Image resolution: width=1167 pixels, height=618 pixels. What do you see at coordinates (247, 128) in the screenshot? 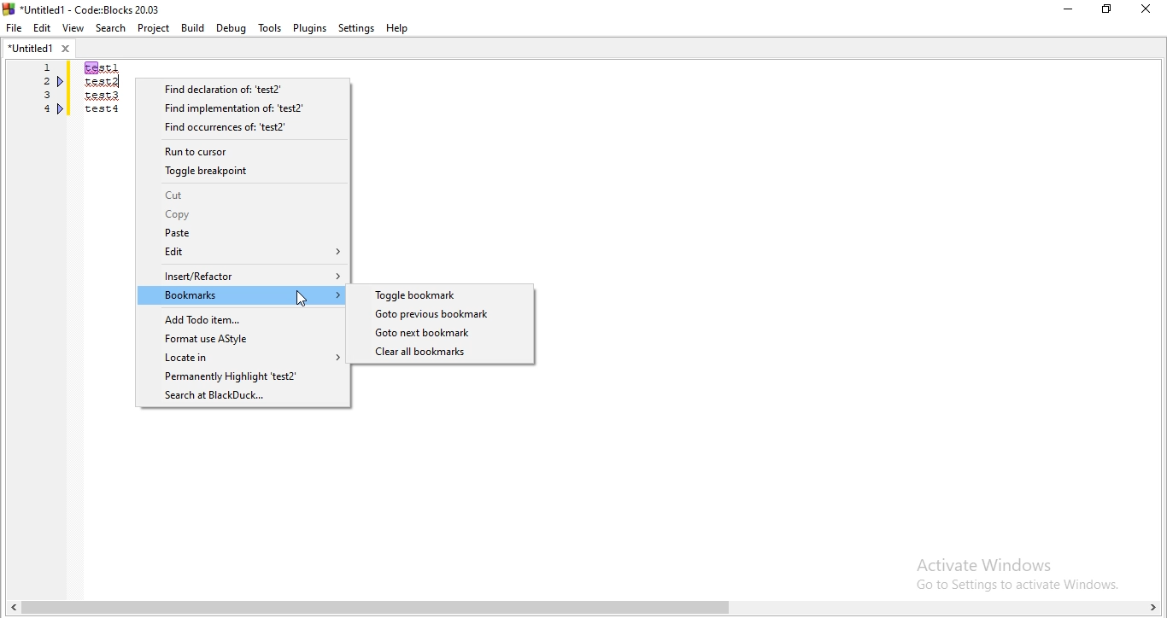
I see `Find occurrences of: 'test2'` at bounding box center [247, 128].